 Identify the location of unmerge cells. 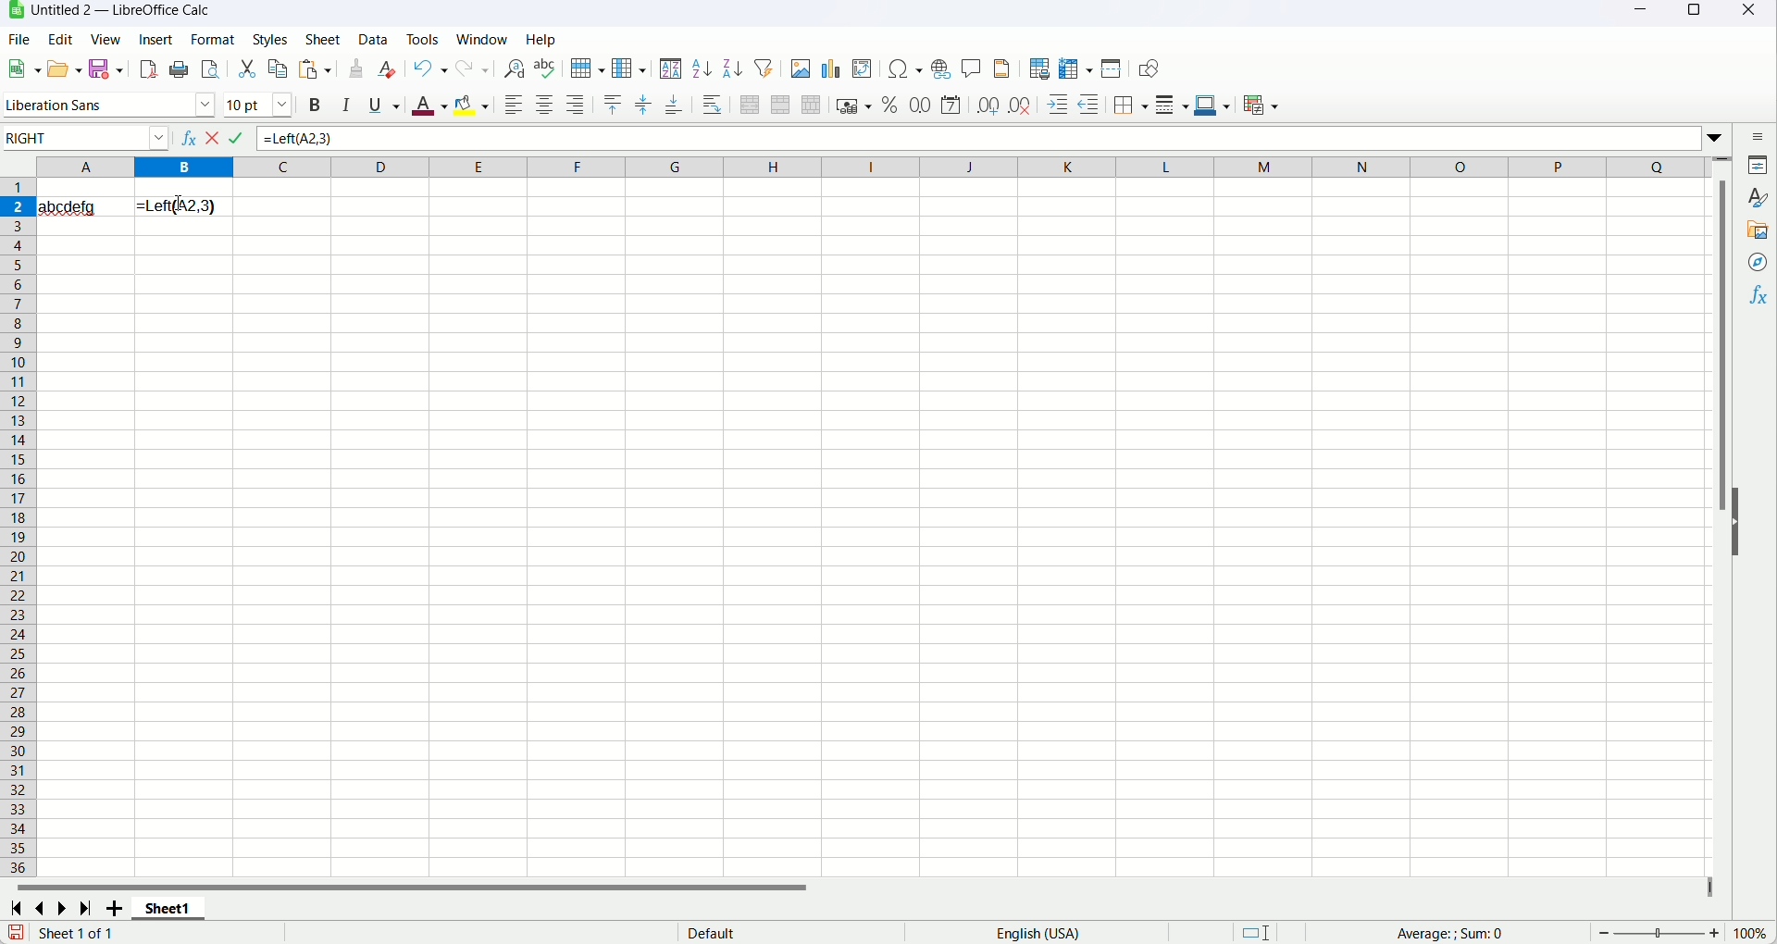
(810, 106).